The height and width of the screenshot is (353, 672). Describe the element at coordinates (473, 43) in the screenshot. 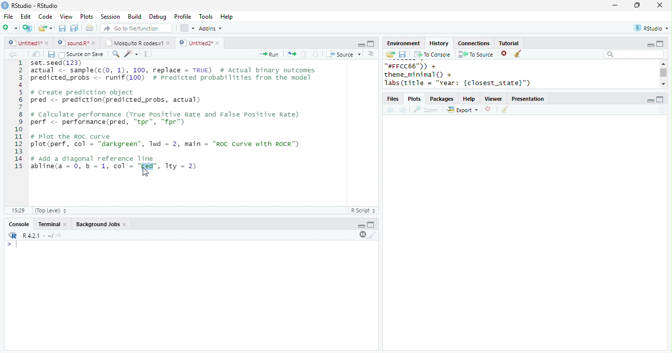

I see `Connections` at that location.